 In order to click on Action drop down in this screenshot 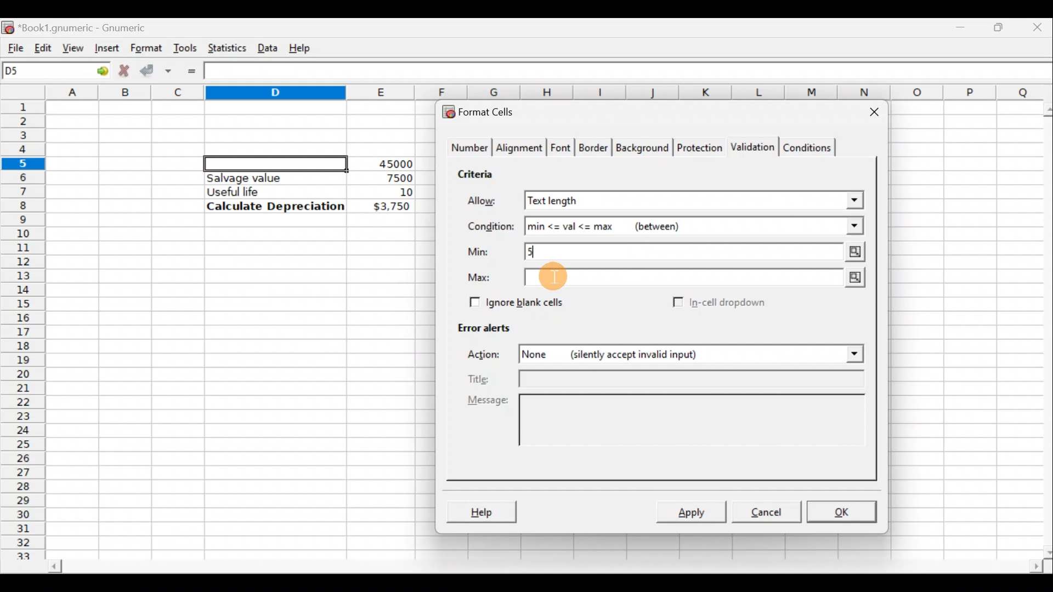, I will do `click(846, 354)`.